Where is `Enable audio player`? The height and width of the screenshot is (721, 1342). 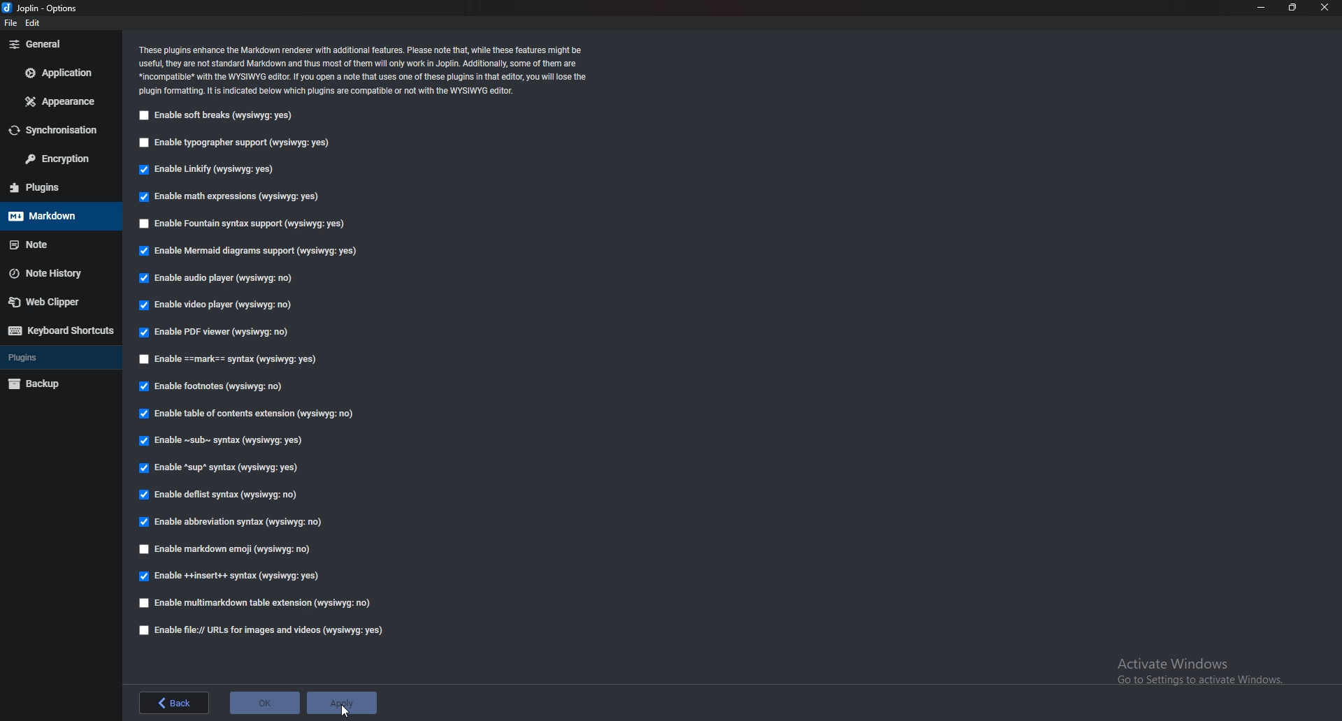
Enable audio player is located at coordinates (221, 279).